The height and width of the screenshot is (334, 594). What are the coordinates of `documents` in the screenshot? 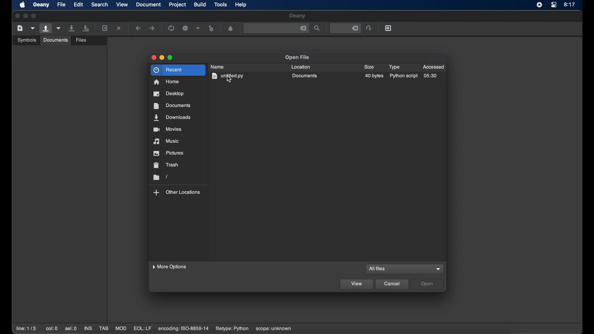 It's located at (56, 40).